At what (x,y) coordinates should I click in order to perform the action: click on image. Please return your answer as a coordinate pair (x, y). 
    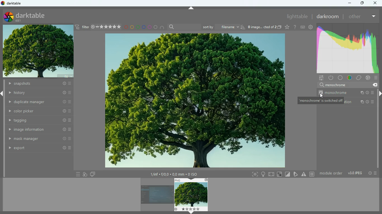
    Looking at the image, I should click on (37, 51).